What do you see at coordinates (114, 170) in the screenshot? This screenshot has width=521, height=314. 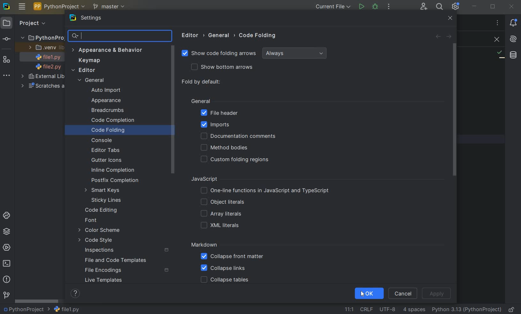 I see `INLINE COMPLETION` at bounding box center [114, 170].